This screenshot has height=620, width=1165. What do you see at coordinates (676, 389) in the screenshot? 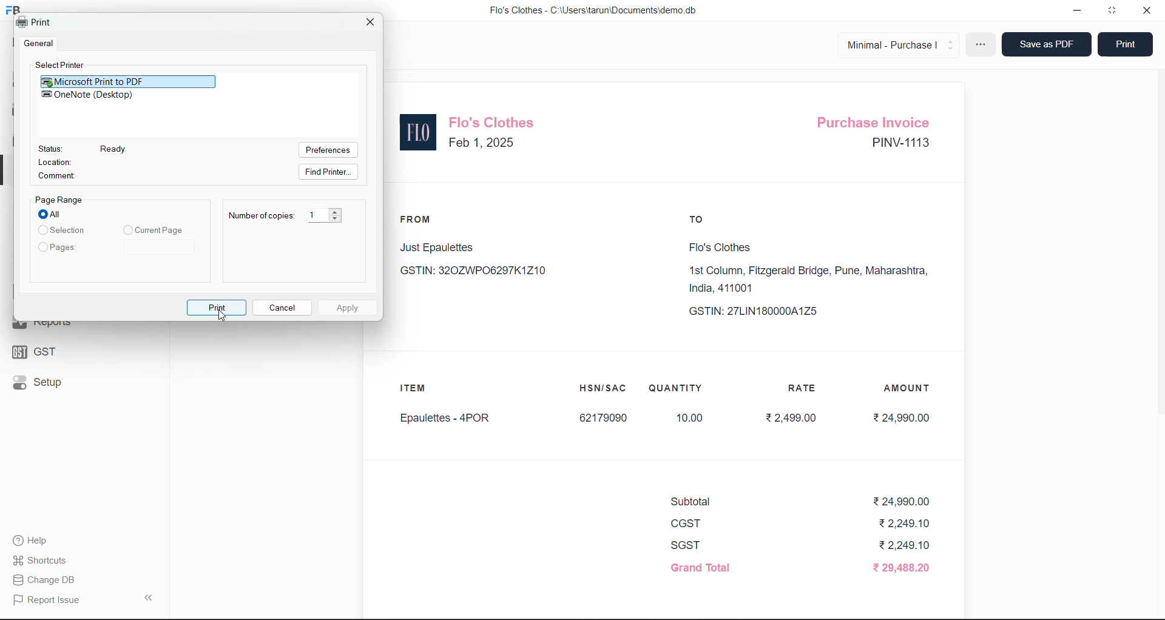
I see `QUANTITY` at bounding box center [676, 389].